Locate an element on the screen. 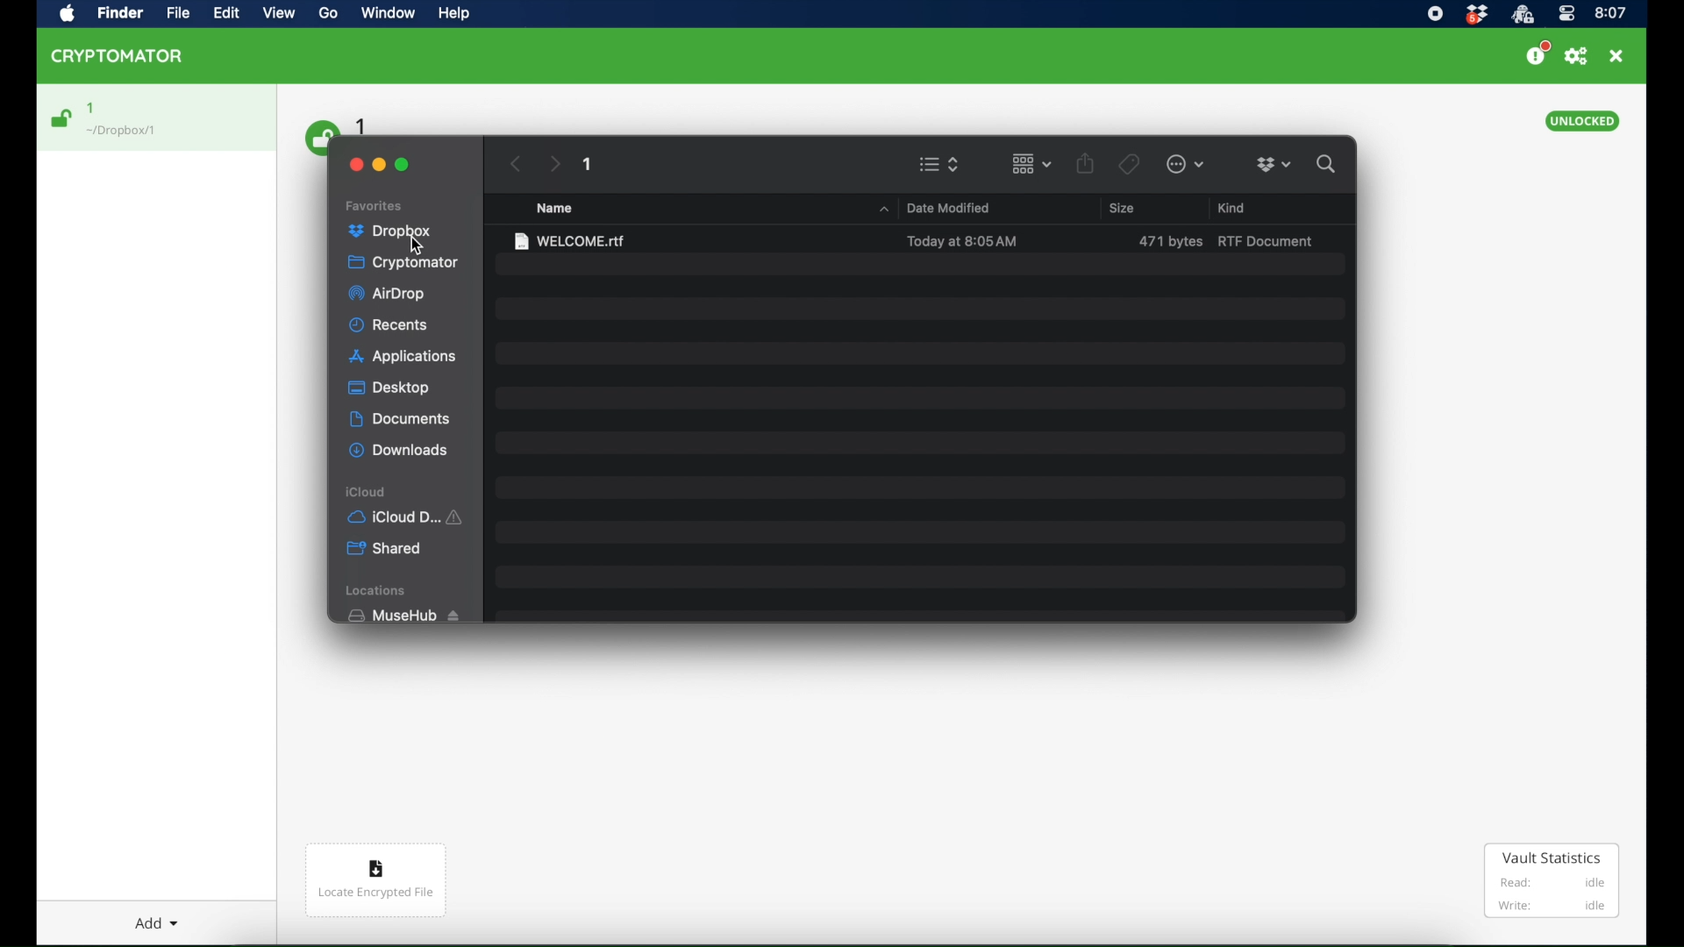 The height and width of the screenshot is (947, 1684). Find is located at coordinates (124, 14).